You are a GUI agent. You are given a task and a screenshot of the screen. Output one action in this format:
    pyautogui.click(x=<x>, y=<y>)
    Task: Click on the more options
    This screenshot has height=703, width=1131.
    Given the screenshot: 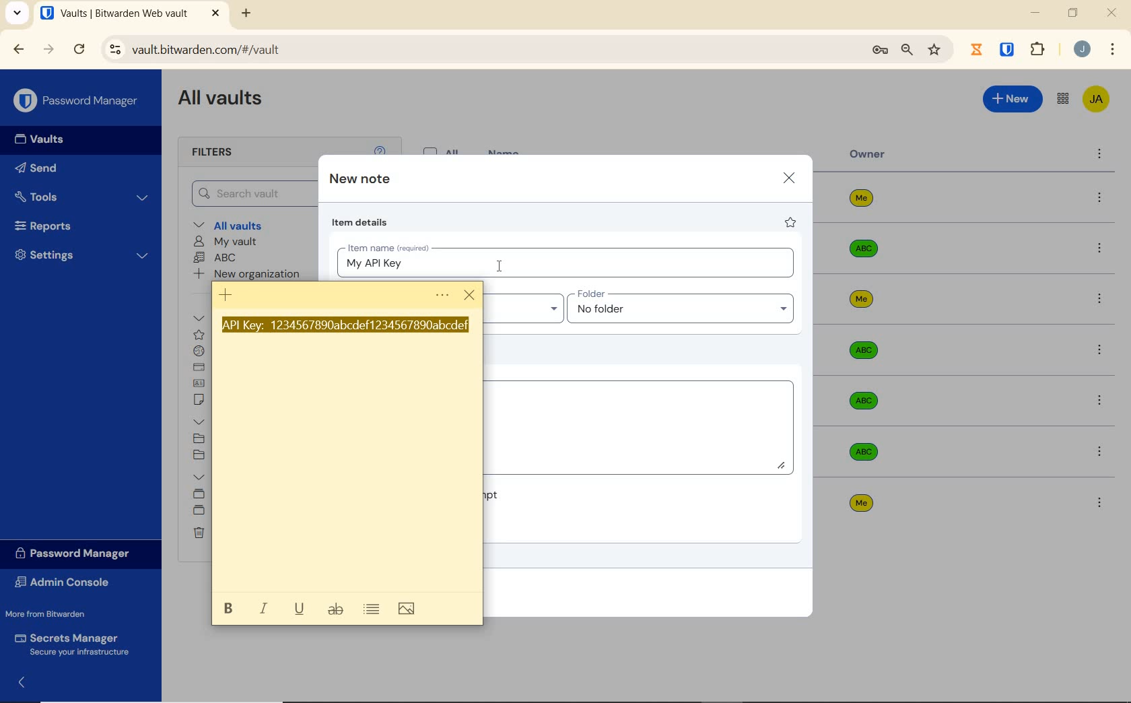 What is the action you would take?
    pyautogui.click(x=1100, y=301)
    